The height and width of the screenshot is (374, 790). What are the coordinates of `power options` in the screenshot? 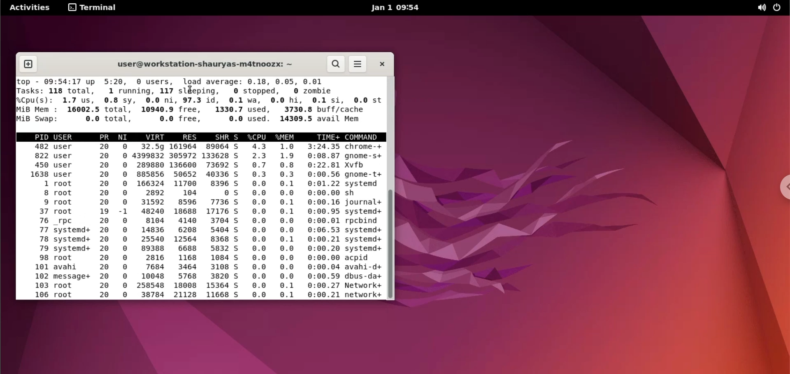 It's located at (780, 8).